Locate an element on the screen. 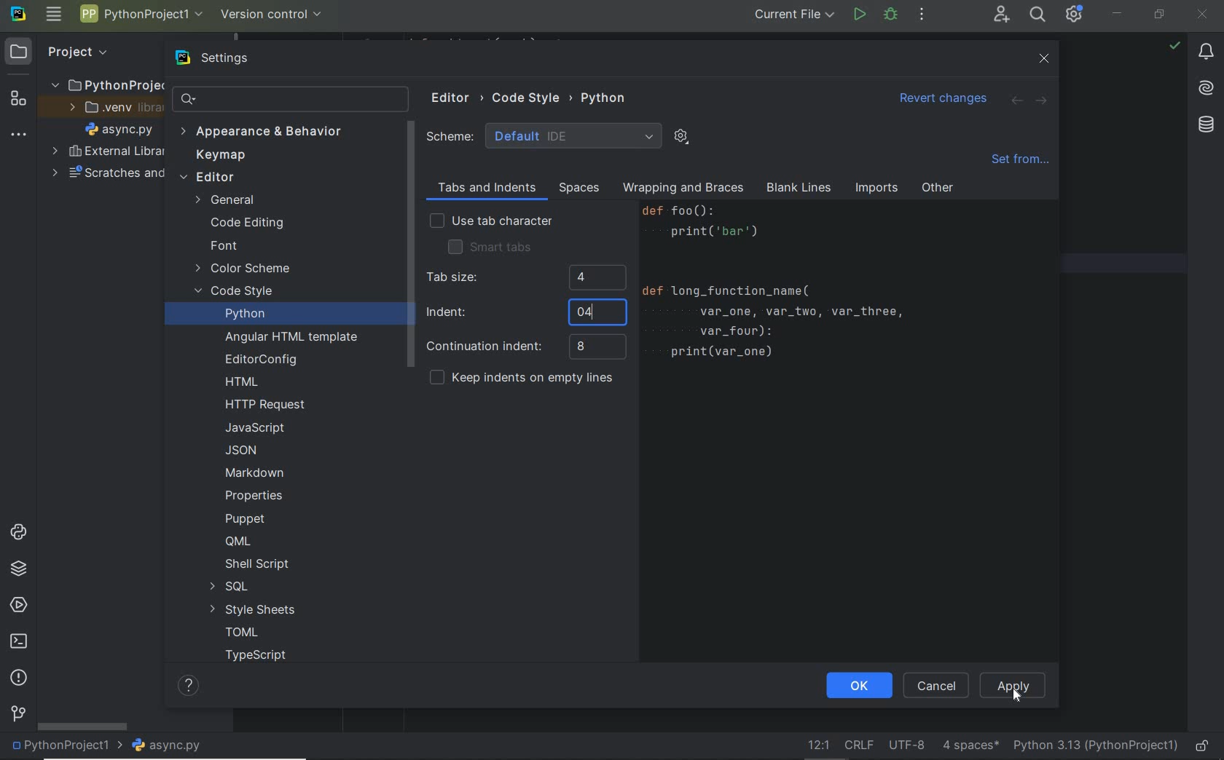 This screenshot has width=1224, height=760. PROPERTIES is located at coordinates (255, 499).